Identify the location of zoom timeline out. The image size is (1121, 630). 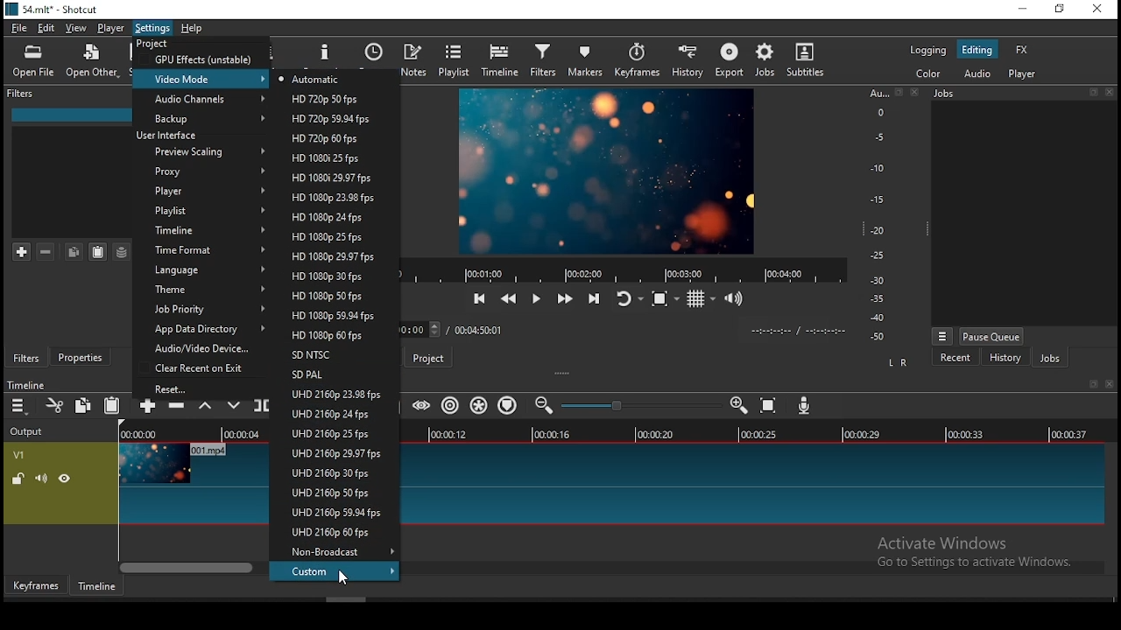
(741, 405).